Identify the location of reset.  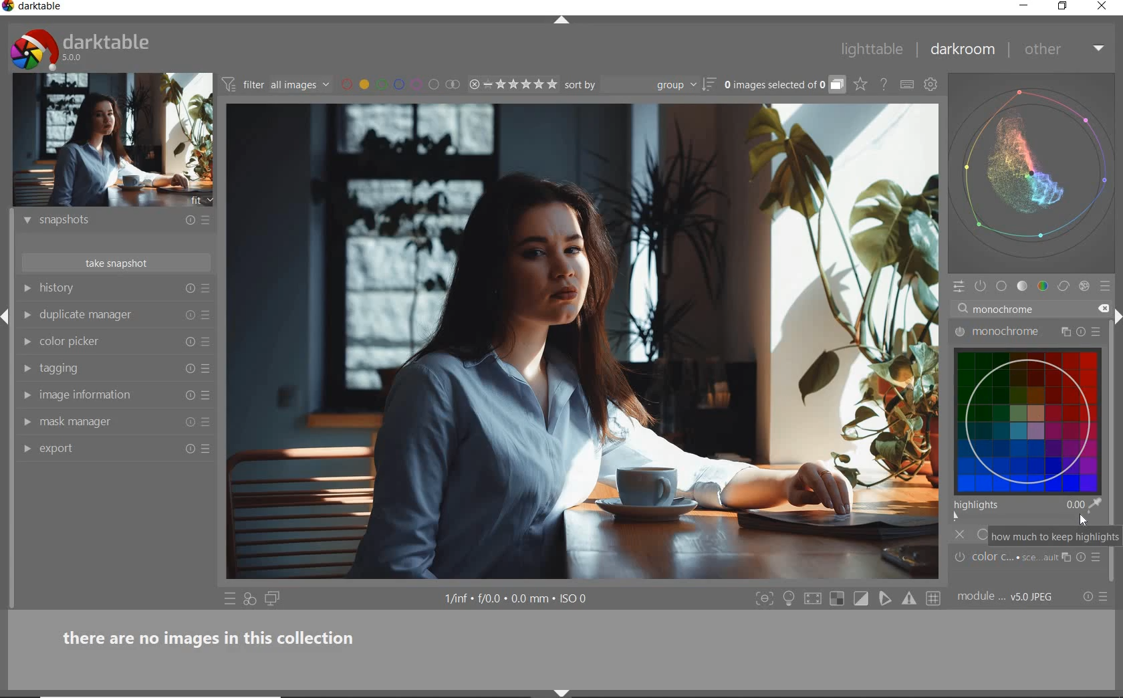
(189, 425).